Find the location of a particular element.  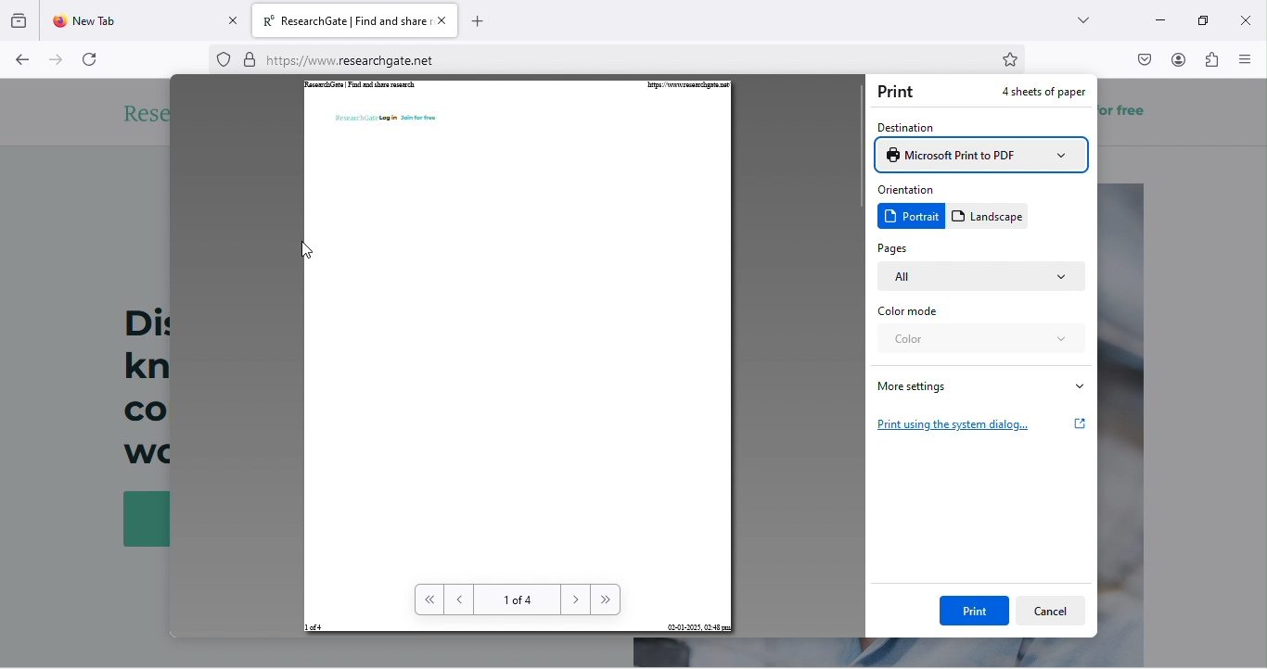

bookmark is located at coordinates (1014, 59).